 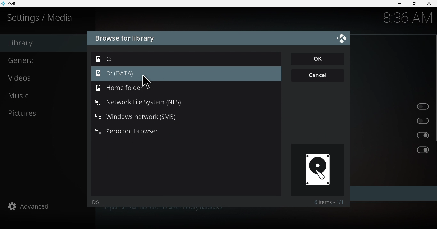 I want to click on Library, so click(x=43, y=43).